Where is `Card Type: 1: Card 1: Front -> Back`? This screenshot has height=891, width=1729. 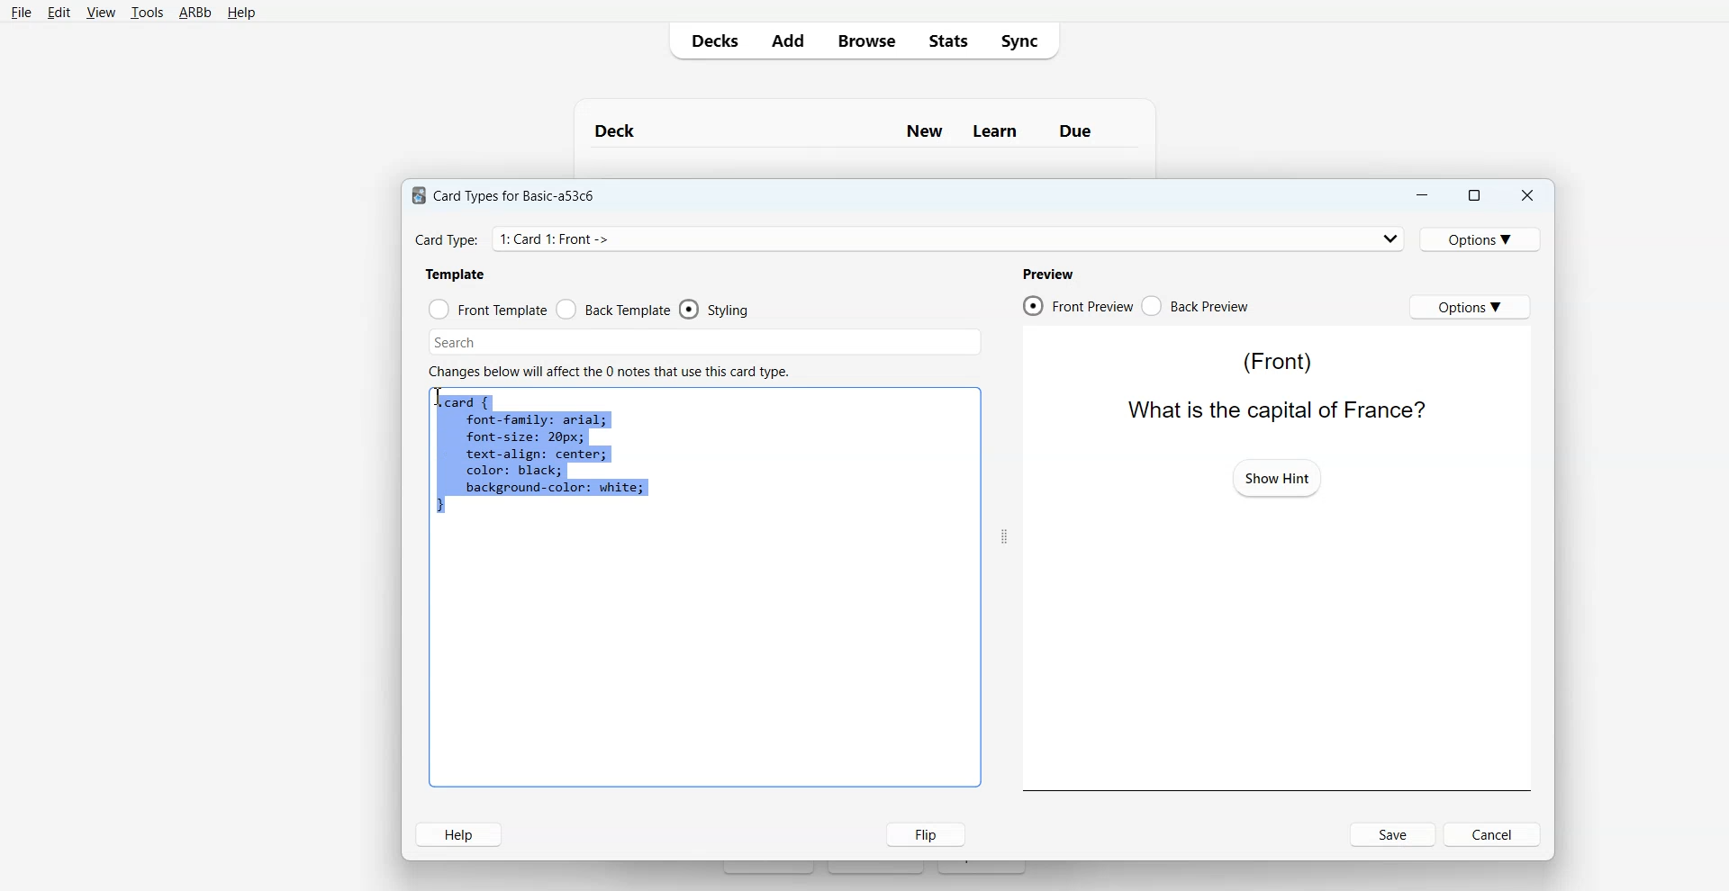 Card Type: 1: Card 1: Front -> Back is located at coordinates (578, 238).